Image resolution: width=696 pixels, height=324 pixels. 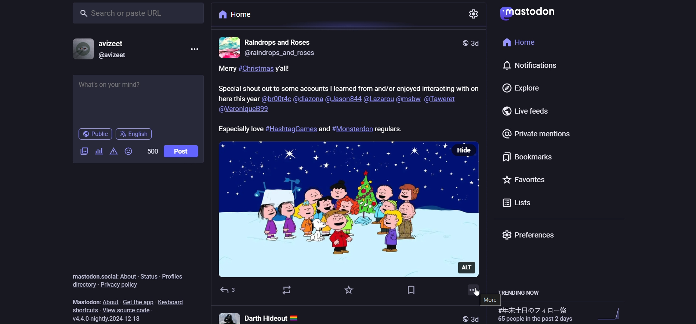 I want to click on hide, so click(x=464, y=152).